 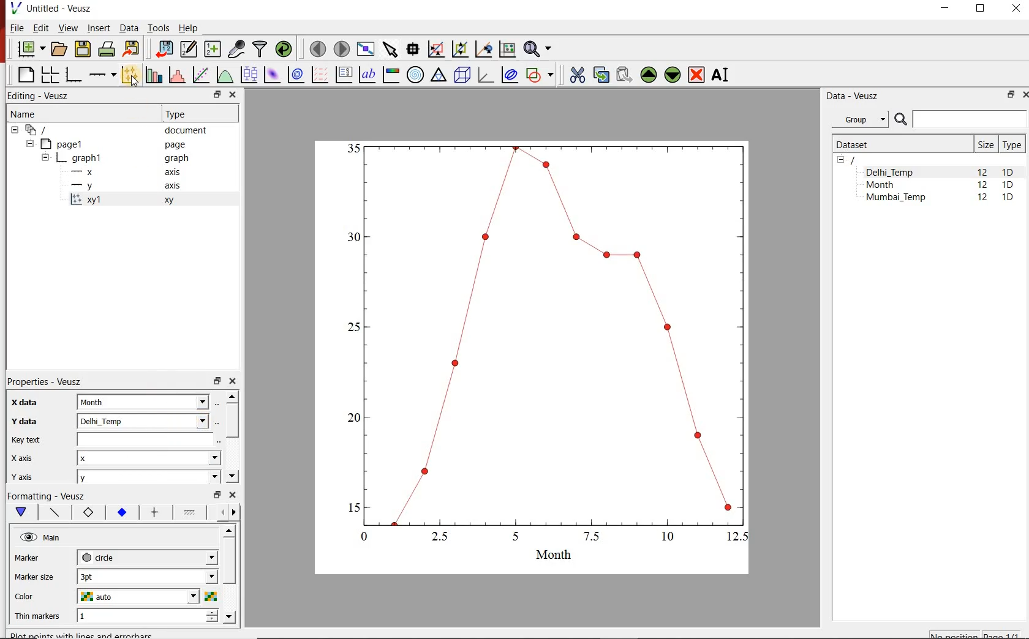 What do you see at coordinates (19, 457) in the screenshot?
I see `x axix` at bounding box center [19, 457].